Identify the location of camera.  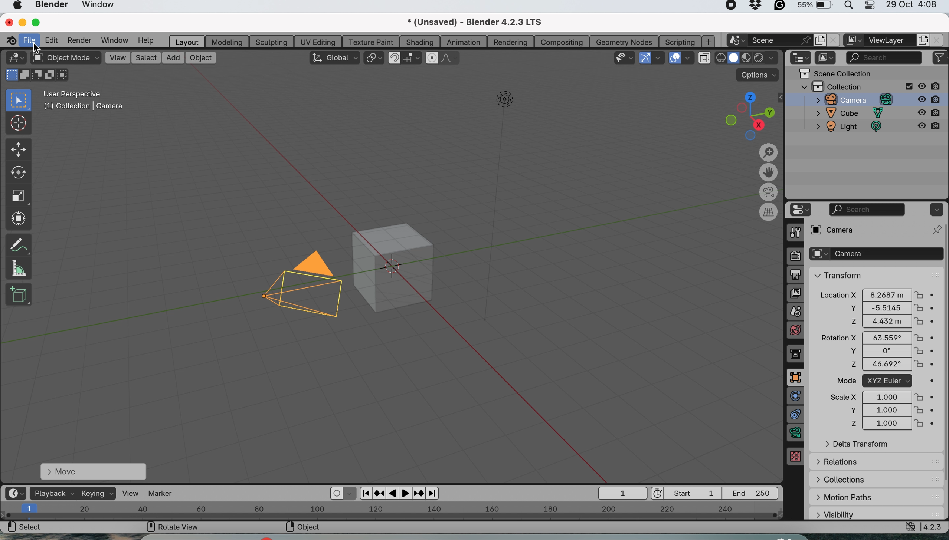
(875, 253).